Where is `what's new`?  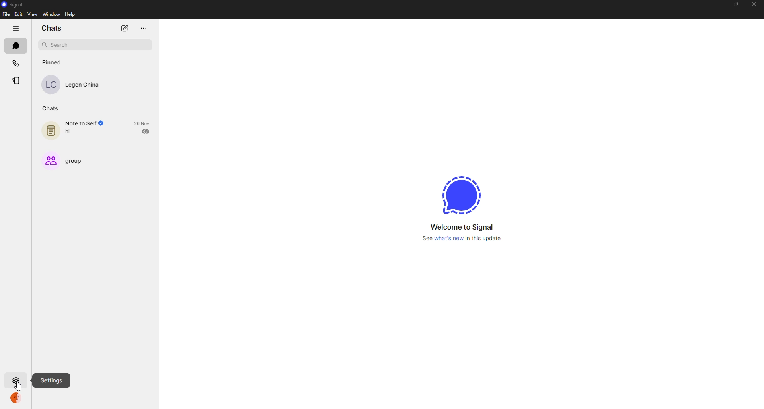
what's new is located at coordinates (462, 239).